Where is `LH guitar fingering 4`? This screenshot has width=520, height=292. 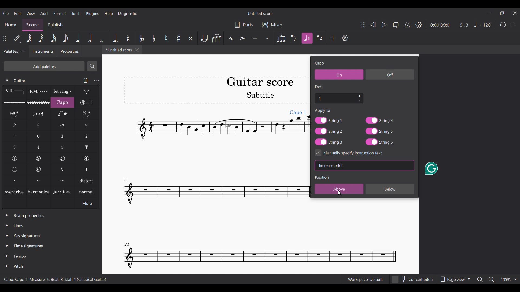
LH guitar fingering 4 is located at coordinates (39, 147).